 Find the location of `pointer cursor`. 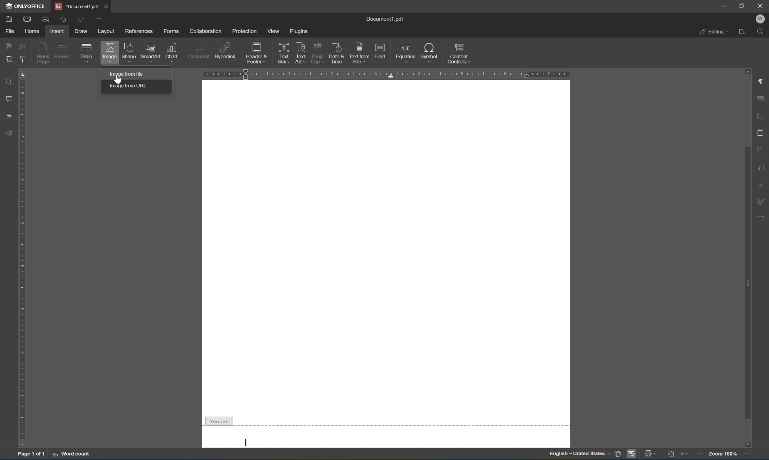

pointer cursor is located at coordinates (119, 79).